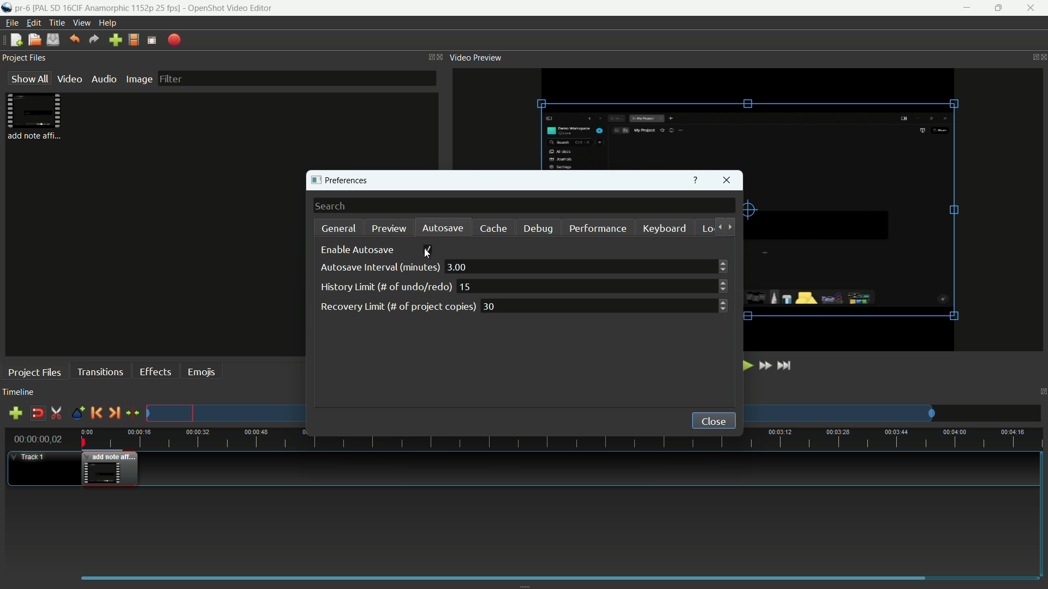  Describe the element at coordinates (587, 266) in the screenshot. I see `3.00` at that location.